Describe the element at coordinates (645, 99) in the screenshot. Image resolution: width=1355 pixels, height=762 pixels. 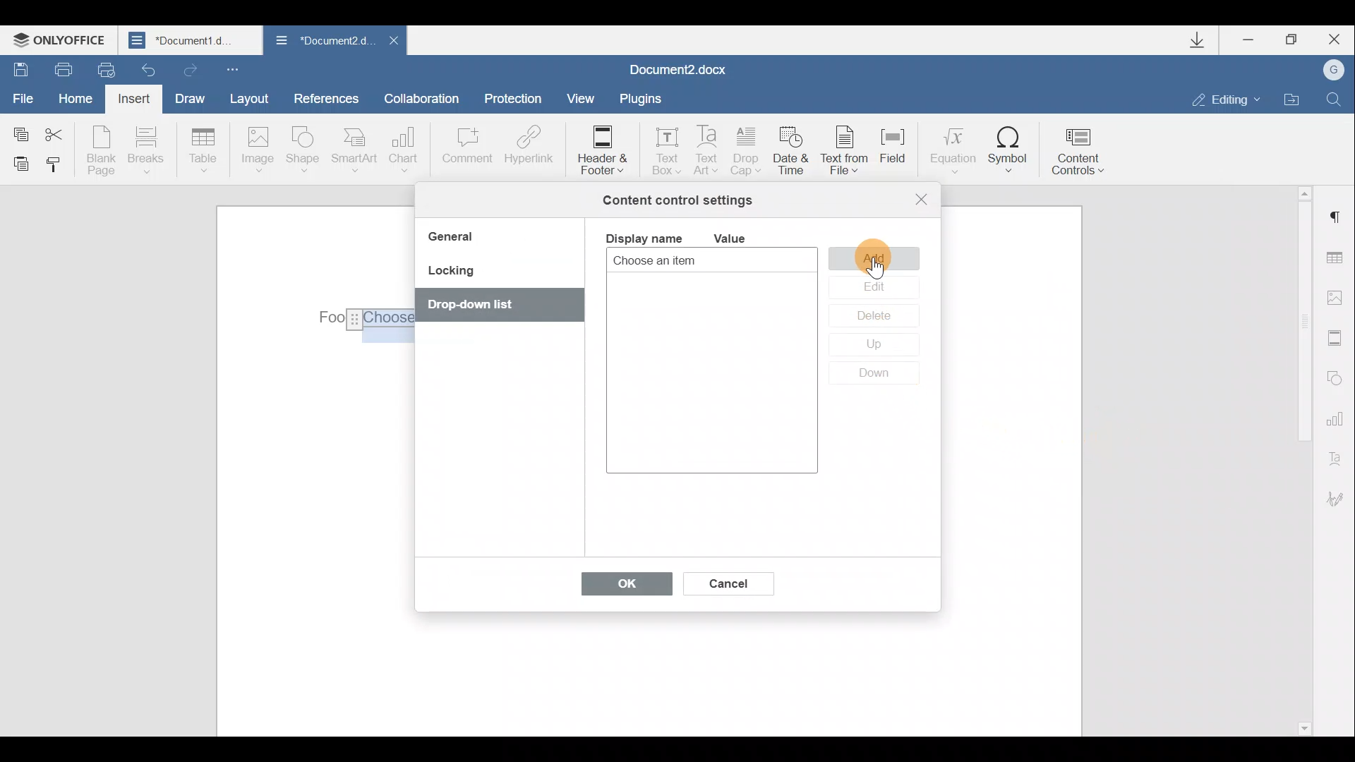
I see `Plugins` at that location.